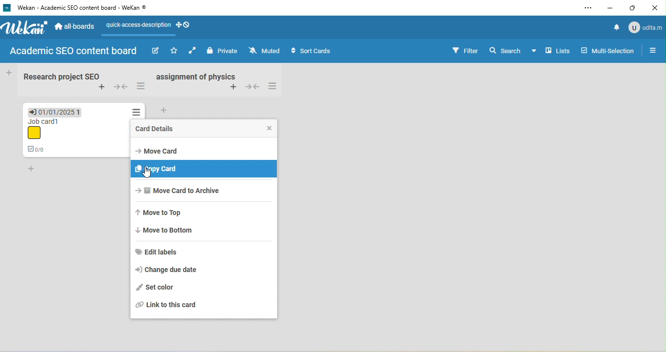  I want to click on filter, so click(465, 50).